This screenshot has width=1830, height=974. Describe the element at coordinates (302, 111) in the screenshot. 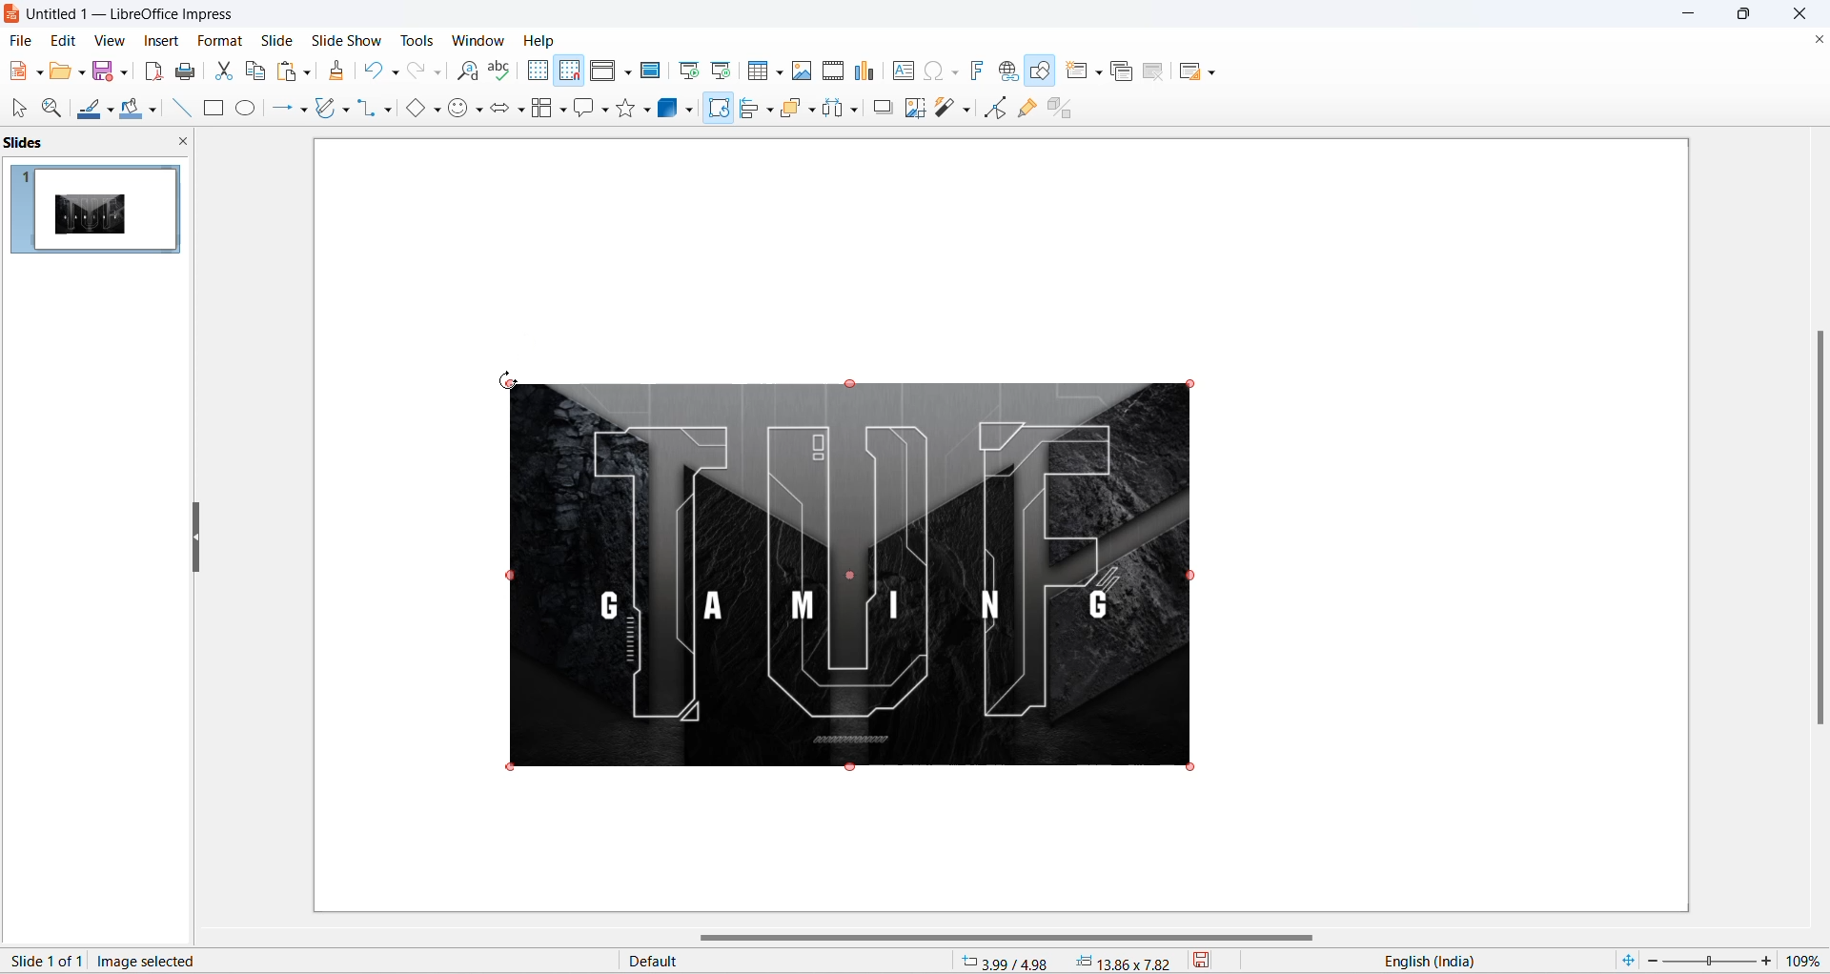

I see `line and arrows options` at that location.